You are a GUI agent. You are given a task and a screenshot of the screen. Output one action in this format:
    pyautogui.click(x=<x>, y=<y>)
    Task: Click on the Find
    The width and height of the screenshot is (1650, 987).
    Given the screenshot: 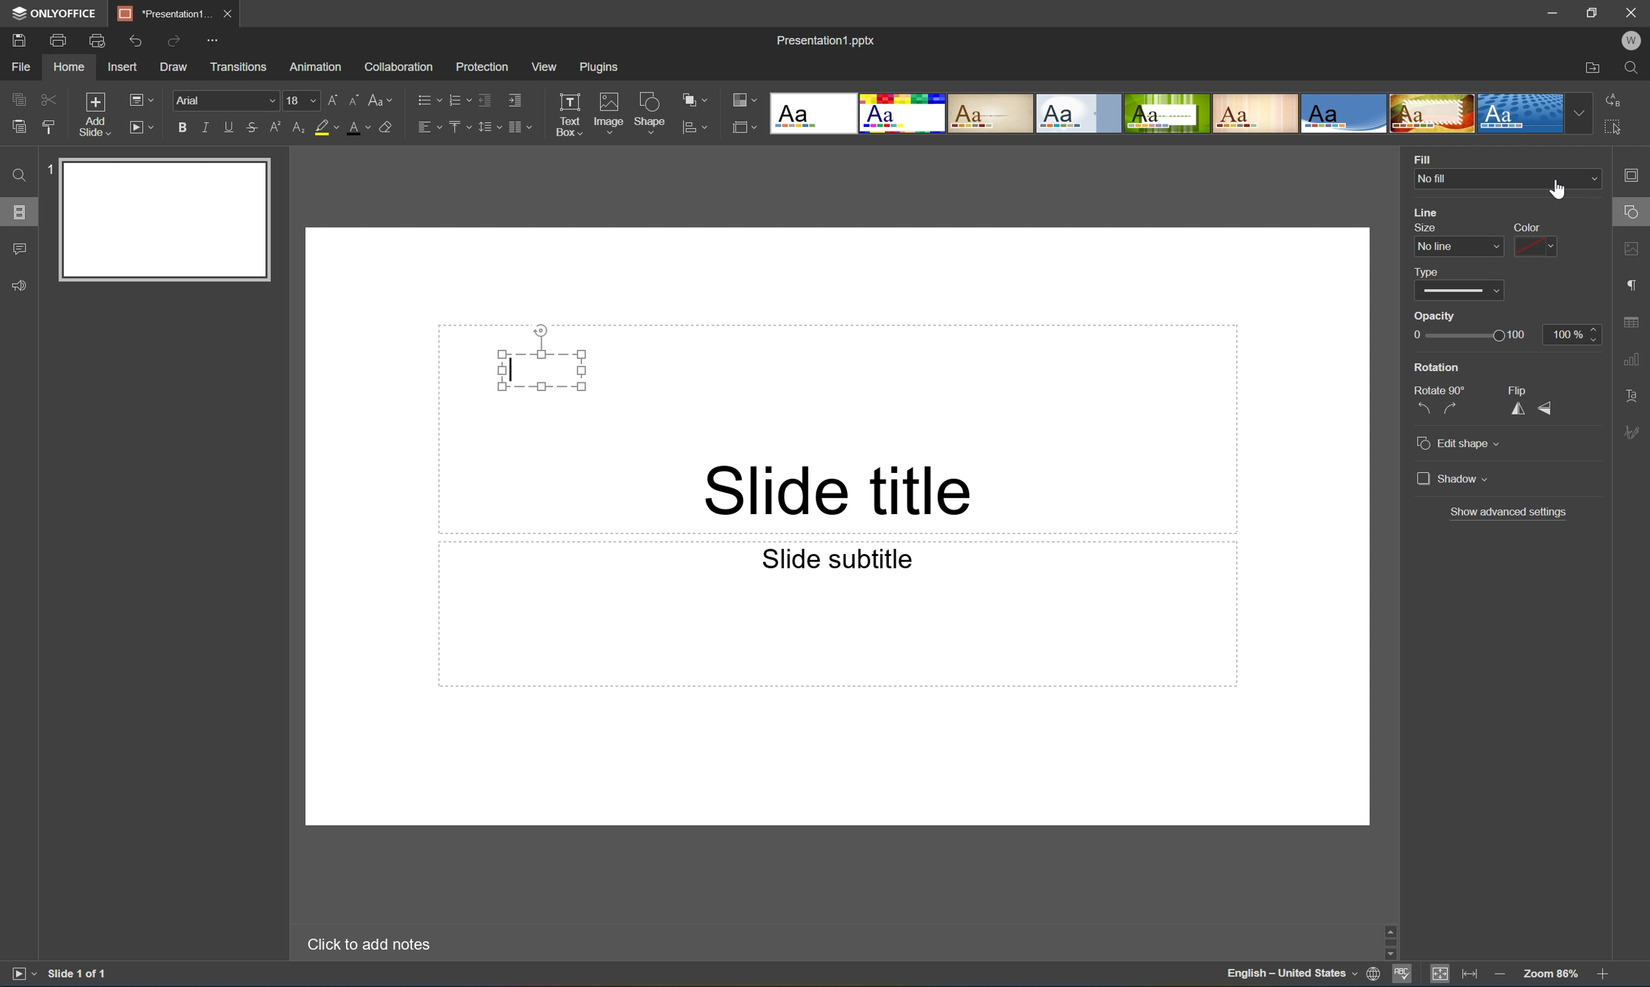 What is the action you would take?
    pyautogui.click(x=1637, y=69)
    